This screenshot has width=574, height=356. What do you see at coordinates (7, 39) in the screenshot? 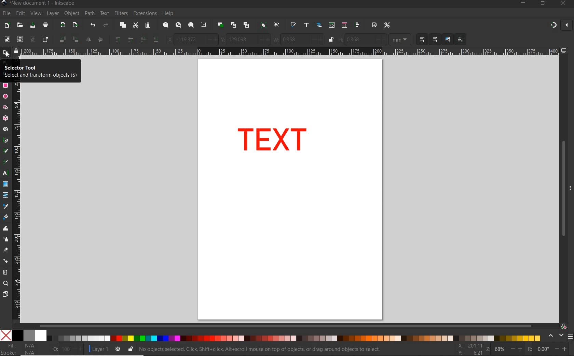
I see `SELECT ALL` at bounding box center [7, 39].